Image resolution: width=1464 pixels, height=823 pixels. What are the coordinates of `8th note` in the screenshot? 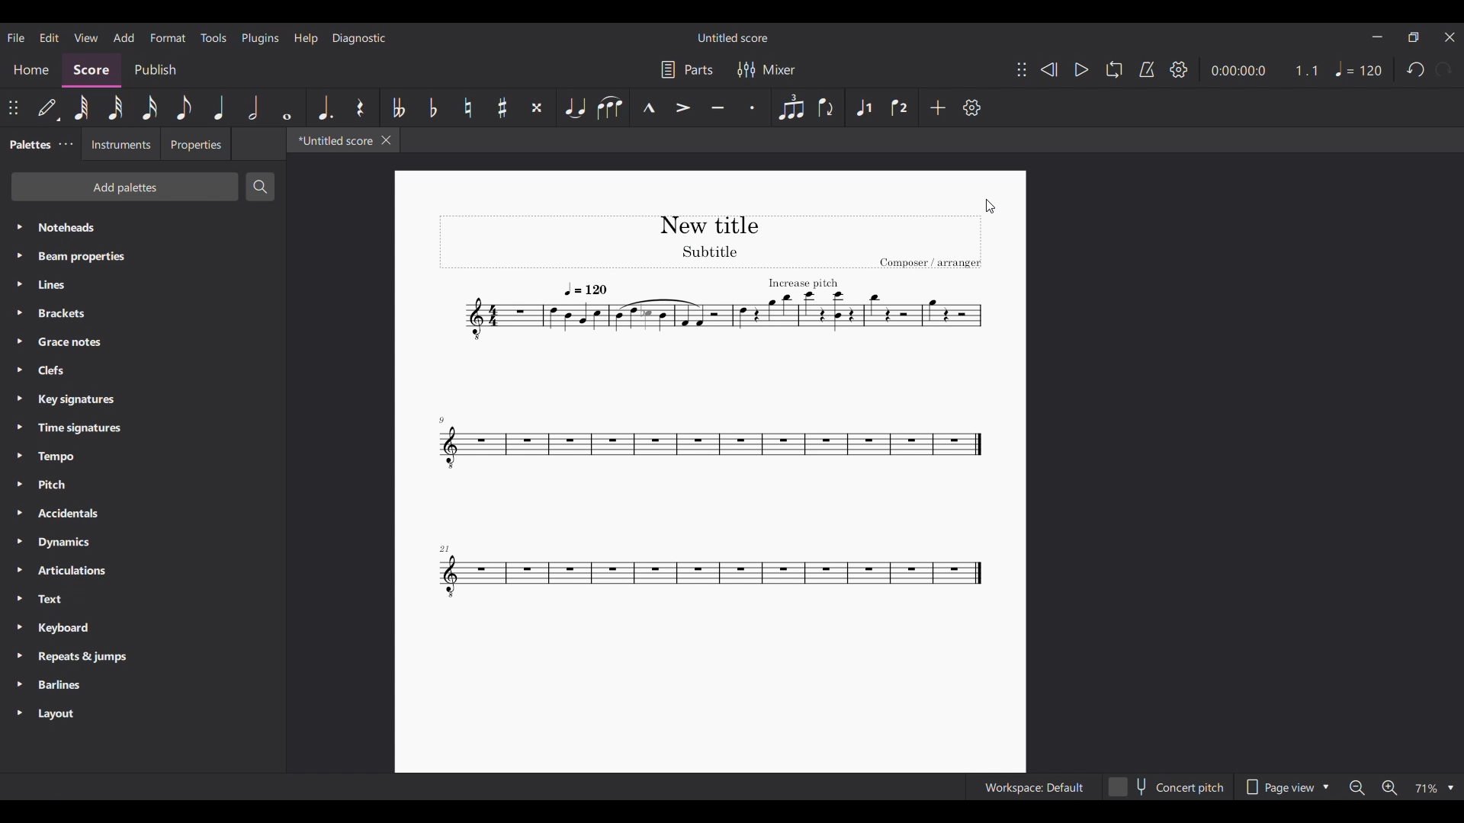 It's located at (185, 107).